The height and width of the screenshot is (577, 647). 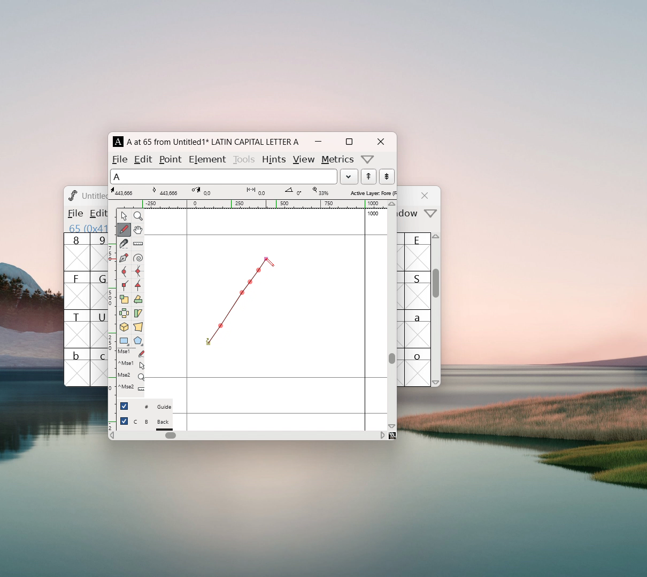 I want to click on tangent, so click(x=163, y=191).